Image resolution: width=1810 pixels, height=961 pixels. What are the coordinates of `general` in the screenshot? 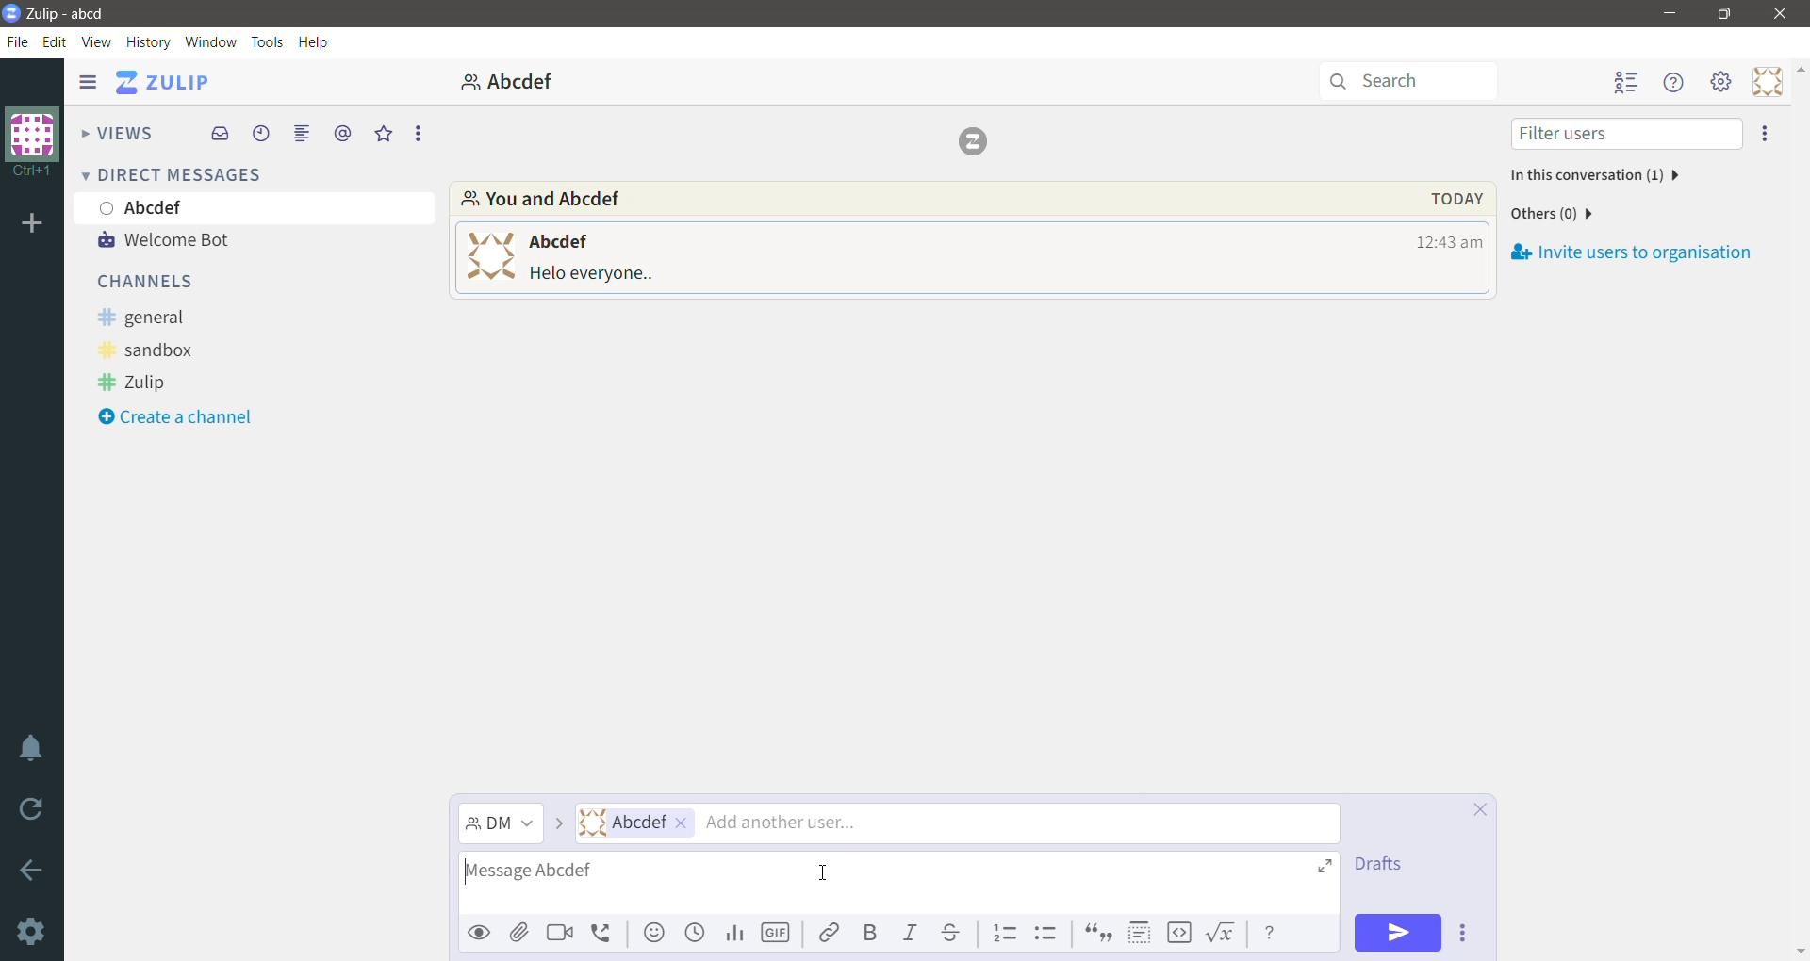 It's located at (156, 316).